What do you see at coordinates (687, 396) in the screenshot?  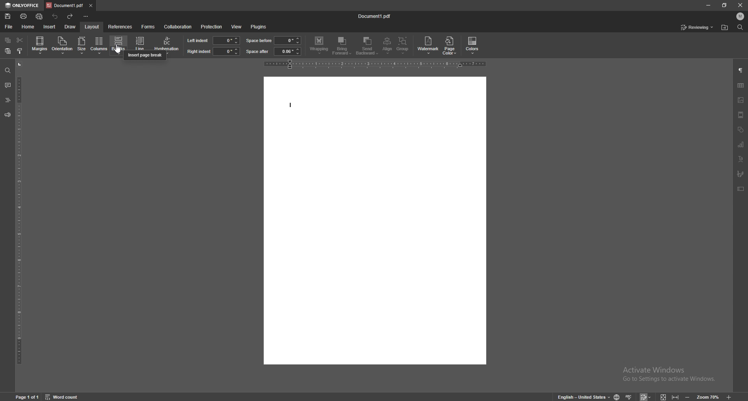 I see `Zoom out` at bounding box center [687, 396].